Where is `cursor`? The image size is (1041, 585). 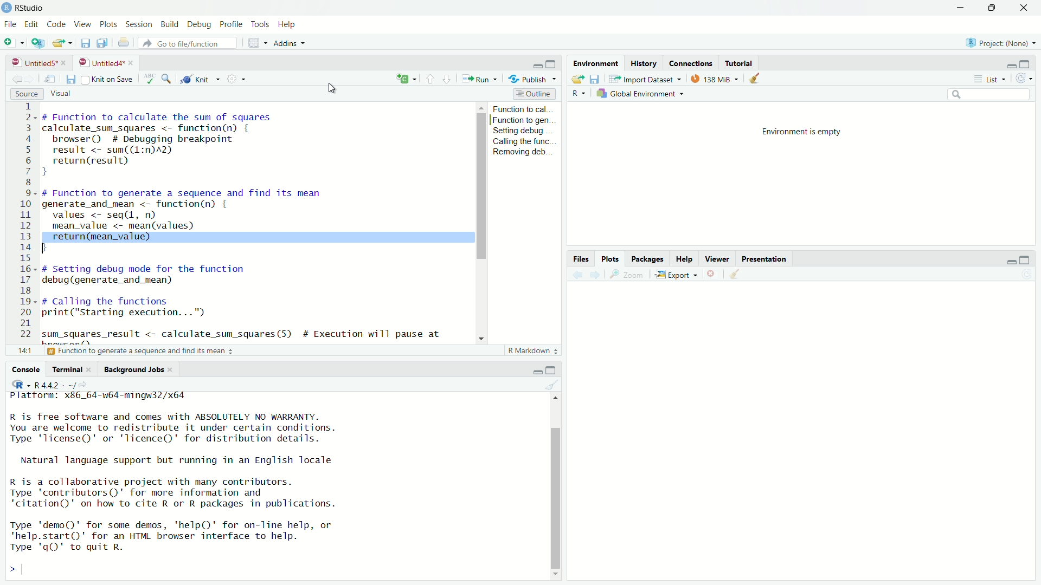
cursor is located at coordinates (330, 89).